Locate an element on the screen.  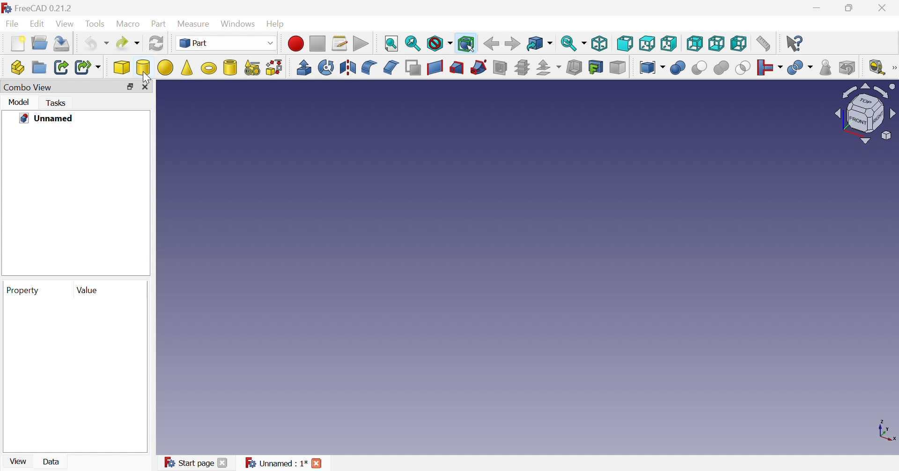
Draw style is located at coordinates (439, 44).